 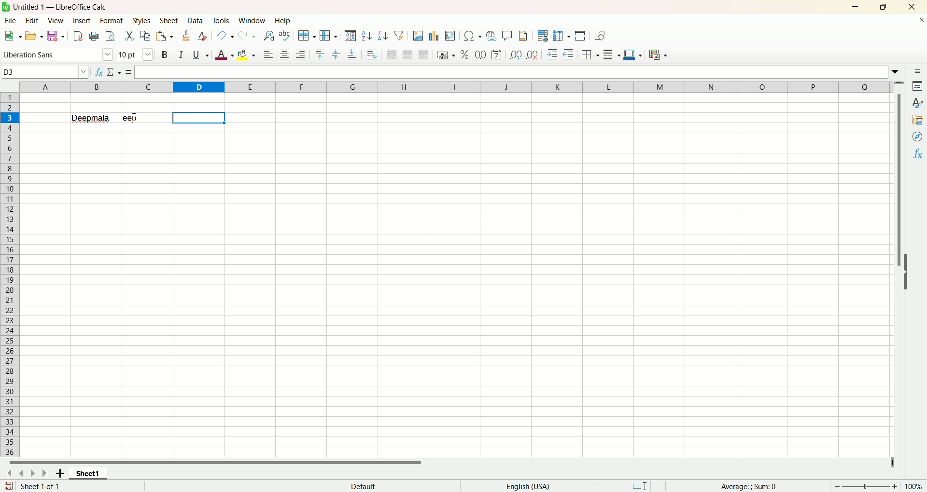 I want to click on Standard selection, so click(x=640, y=486).